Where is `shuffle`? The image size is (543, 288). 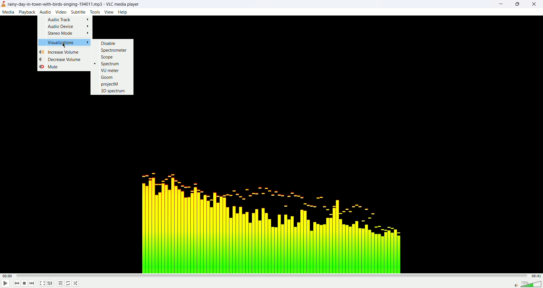 shuffle is located at coordinates (76, 283).